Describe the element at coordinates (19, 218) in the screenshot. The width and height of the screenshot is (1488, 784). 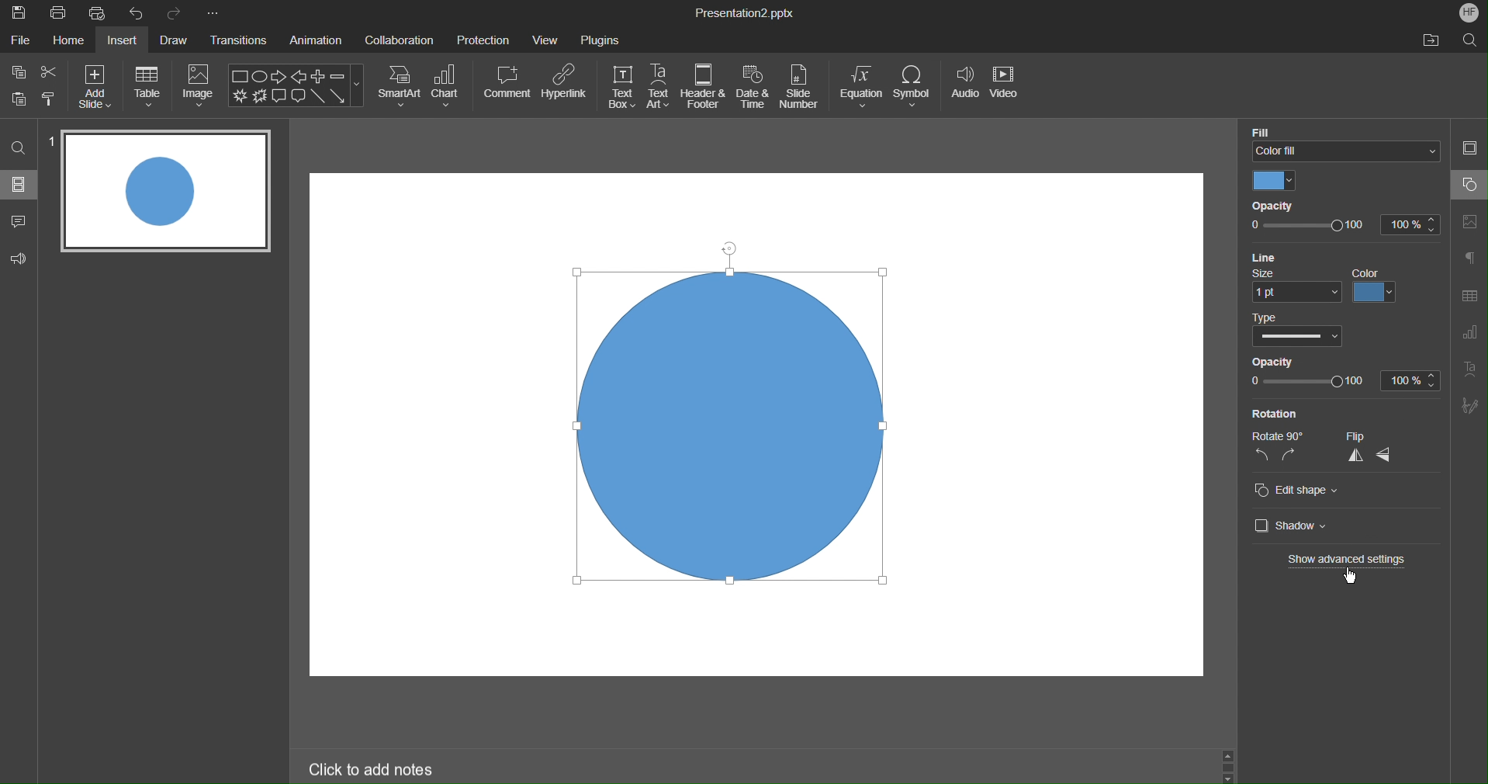
I see `Comment` at that location.